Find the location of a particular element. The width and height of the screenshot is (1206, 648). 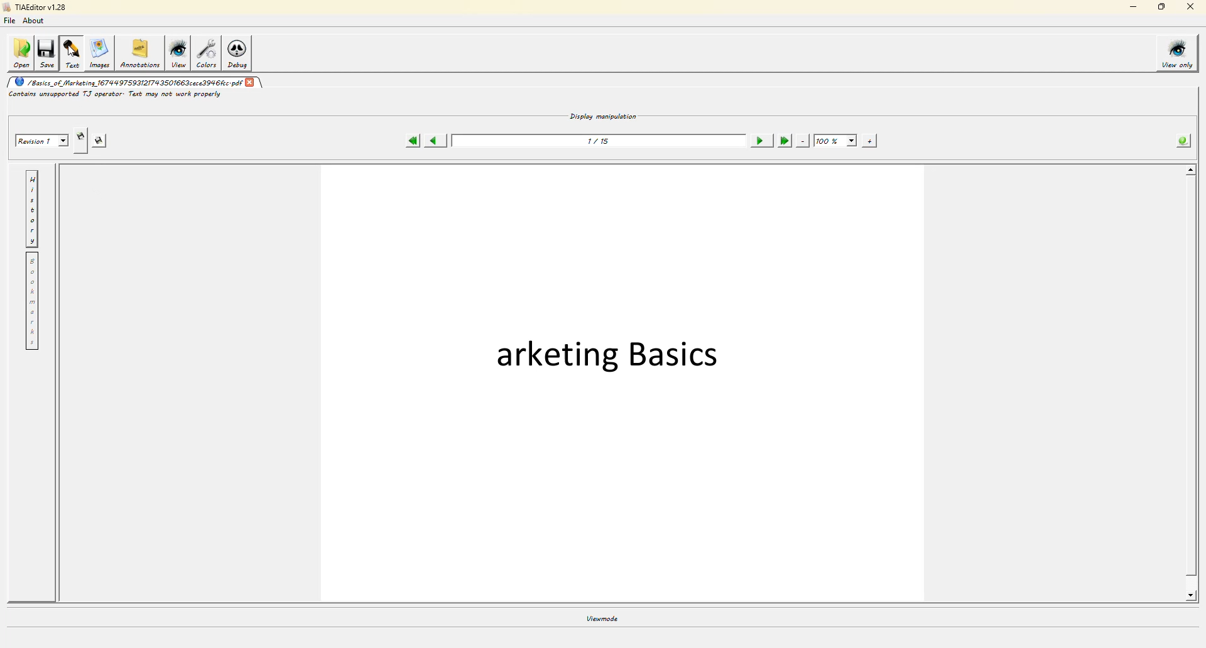

view only is located at coordinates (1178, 53).